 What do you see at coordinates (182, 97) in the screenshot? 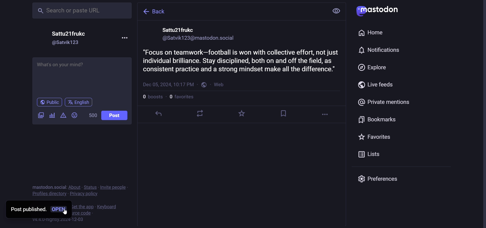
I see `number of followers` at bounding box center [182, 97].